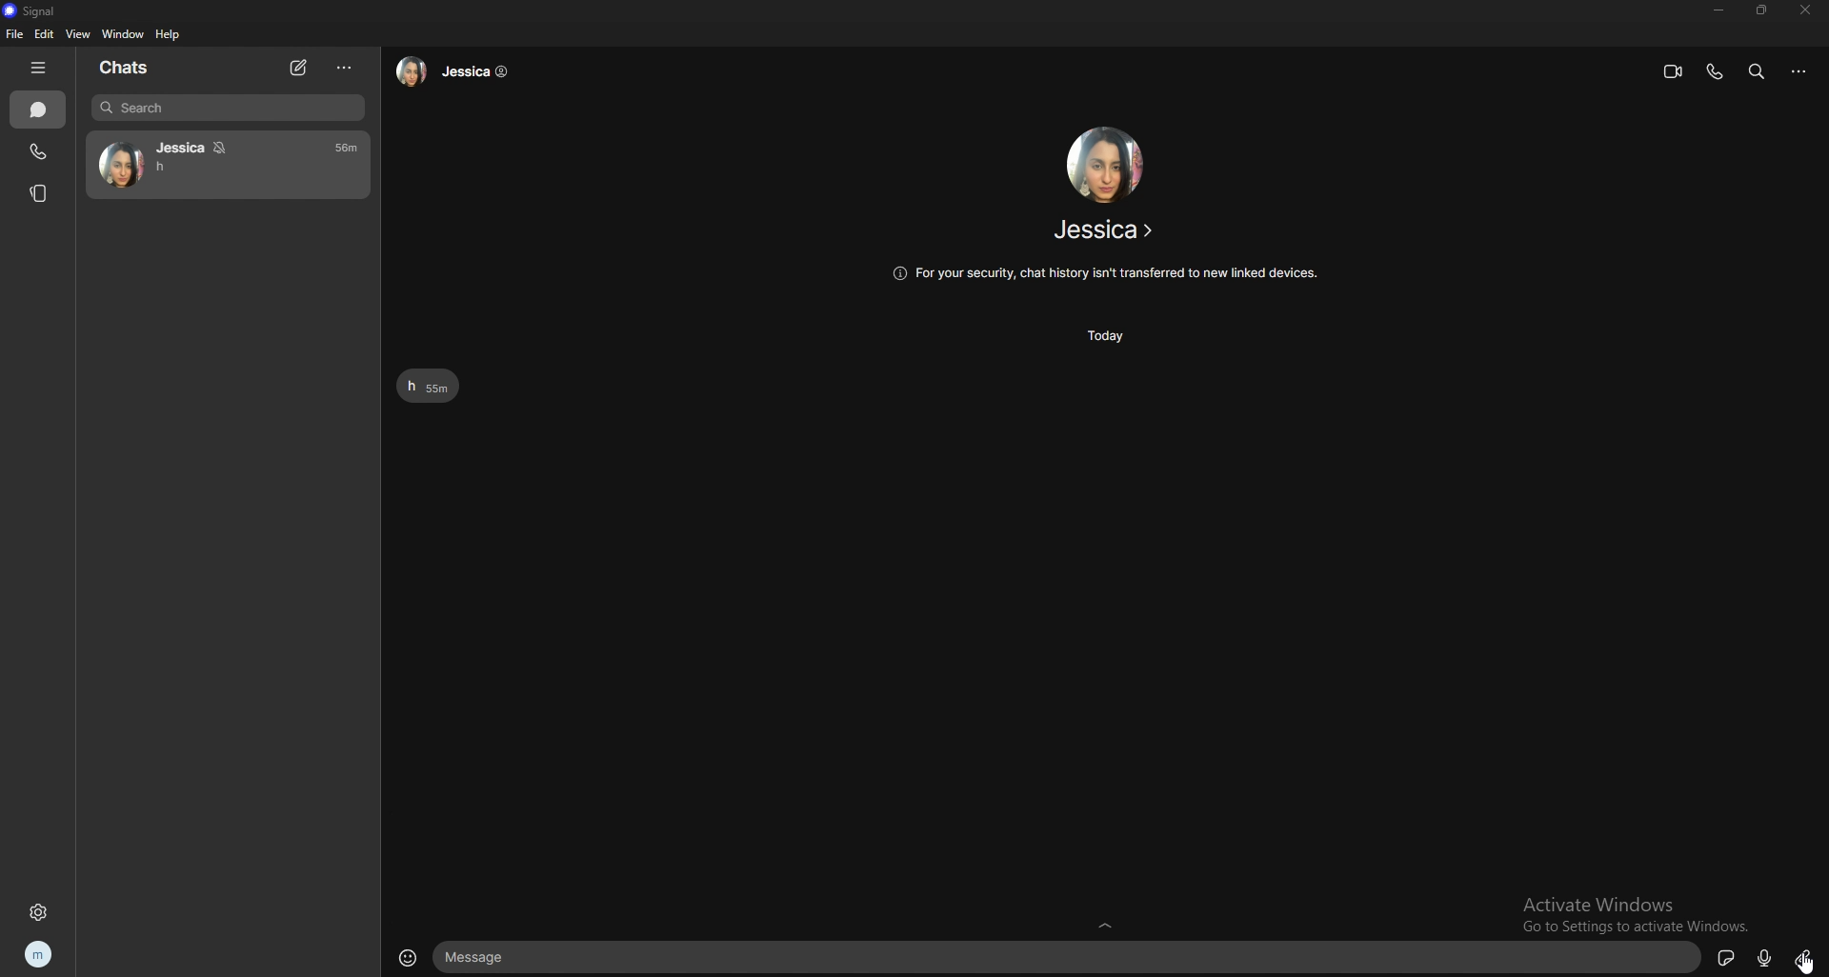 The width and height of the screenshot is (1829, 977). Describe the element at coordinates (430, 387) in the screenshot. I see `text` at that location.